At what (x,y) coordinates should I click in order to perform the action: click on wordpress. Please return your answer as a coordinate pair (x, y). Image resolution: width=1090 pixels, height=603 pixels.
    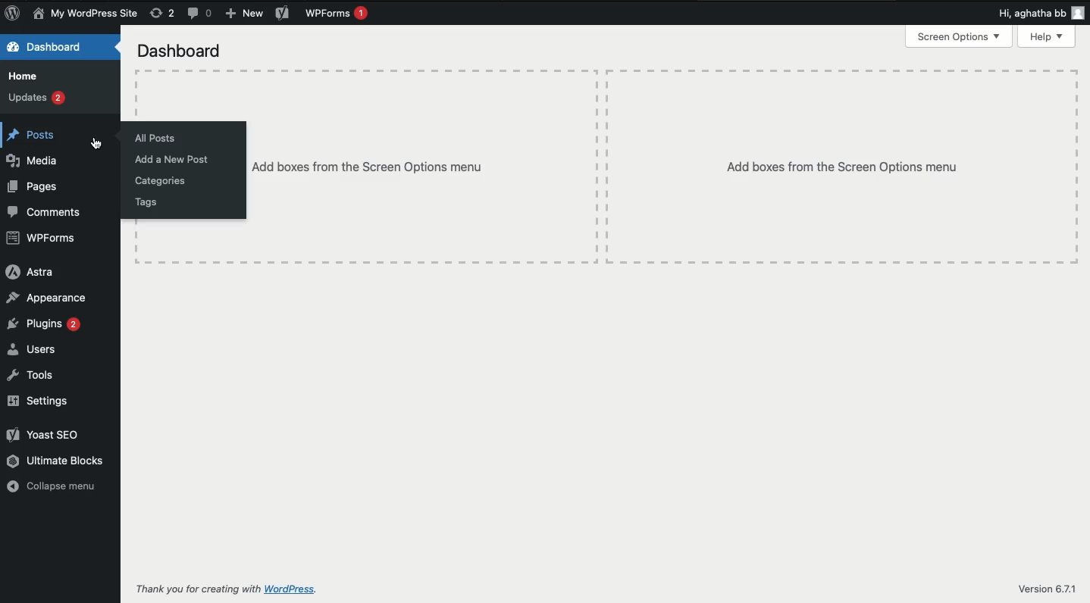
    Looking at the image, I should click on (293, 589).